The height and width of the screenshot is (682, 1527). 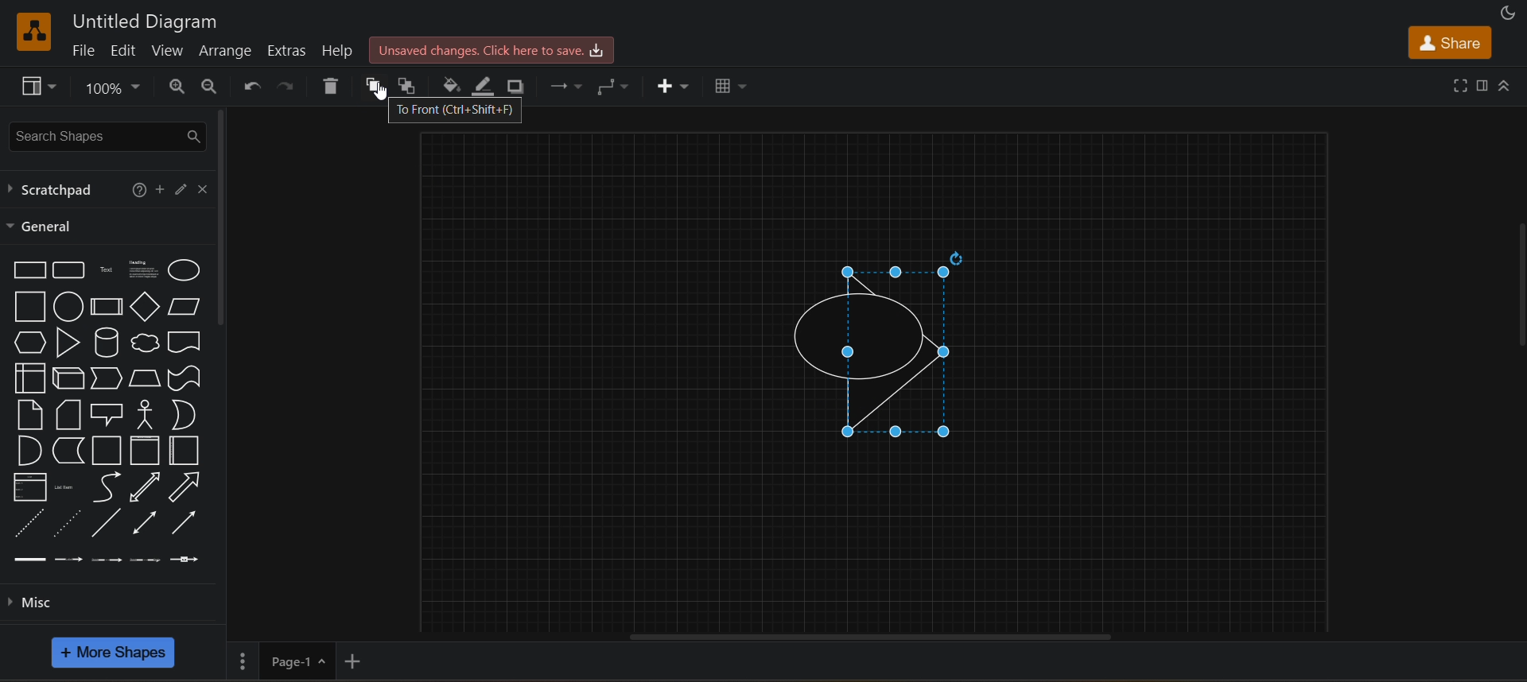 What do you see at coordinates (883, 348) in the screenshot?
I see `selected triangle shape` at bounding box center [883, 348].